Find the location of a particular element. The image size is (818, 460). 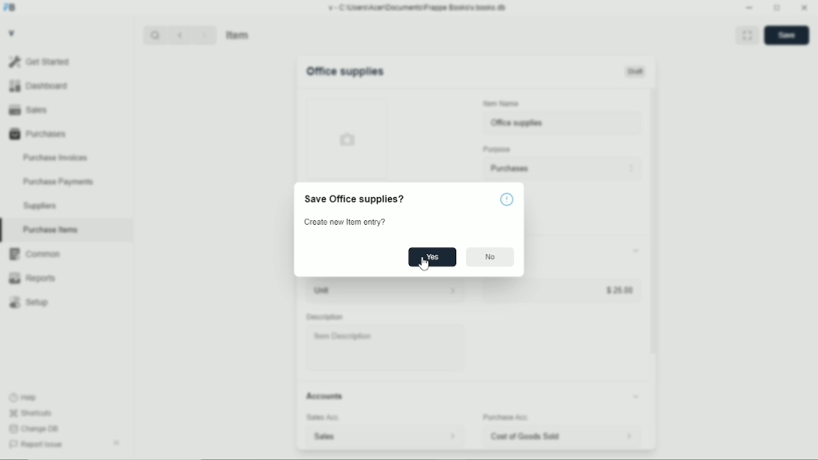

help is located at coordinates (24, 398).